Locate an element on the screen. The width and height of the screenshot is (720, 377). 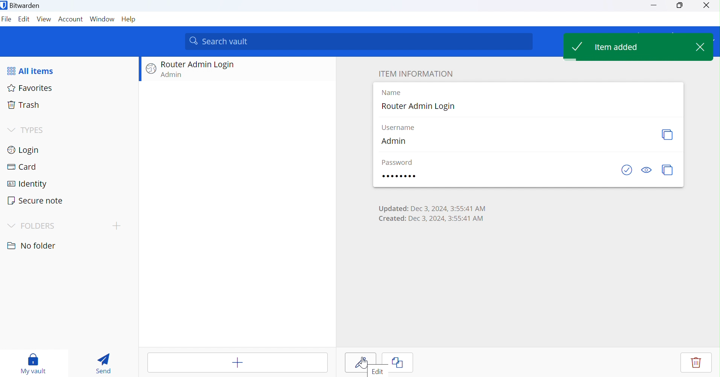
Drop Down is located at coordinates (12, 225).